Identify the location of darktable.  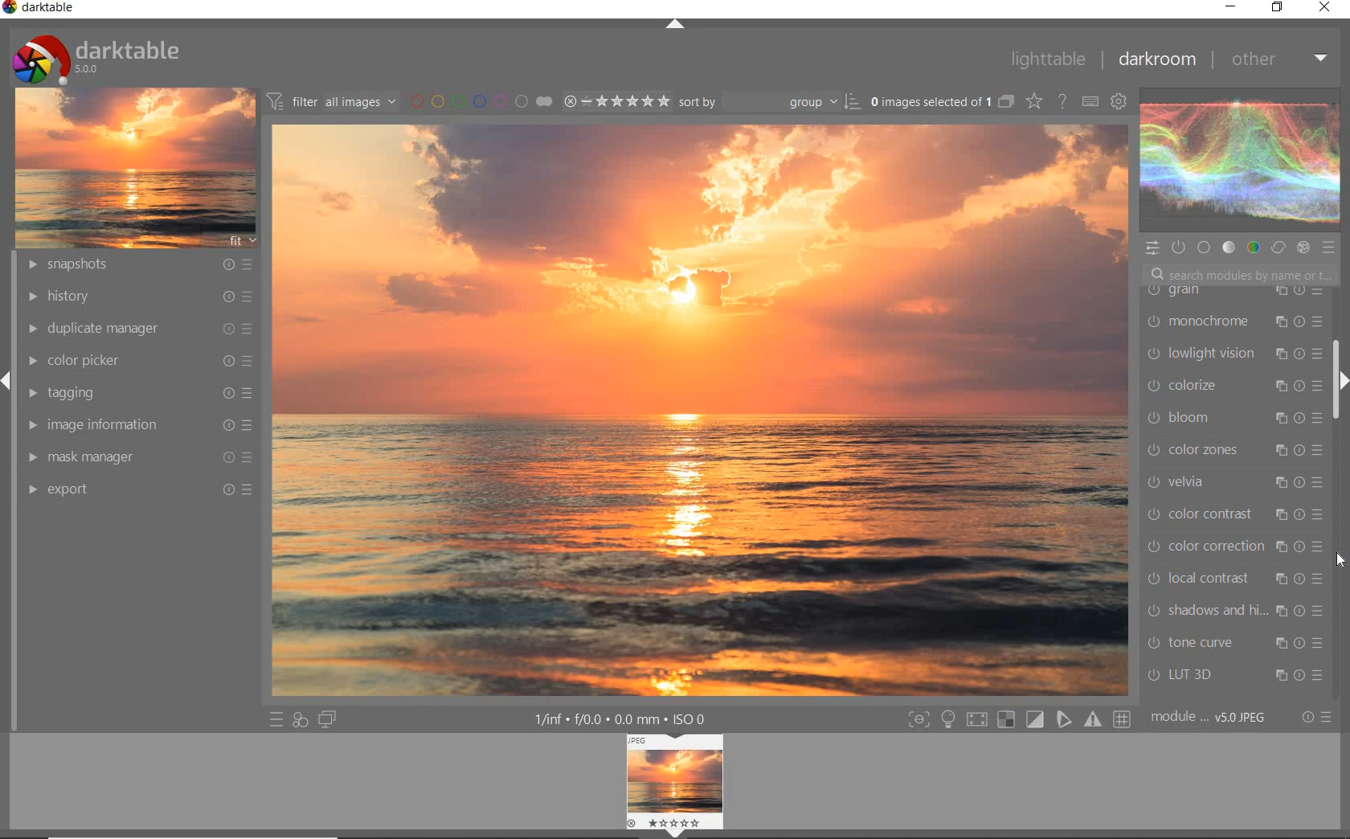
(41, 9).